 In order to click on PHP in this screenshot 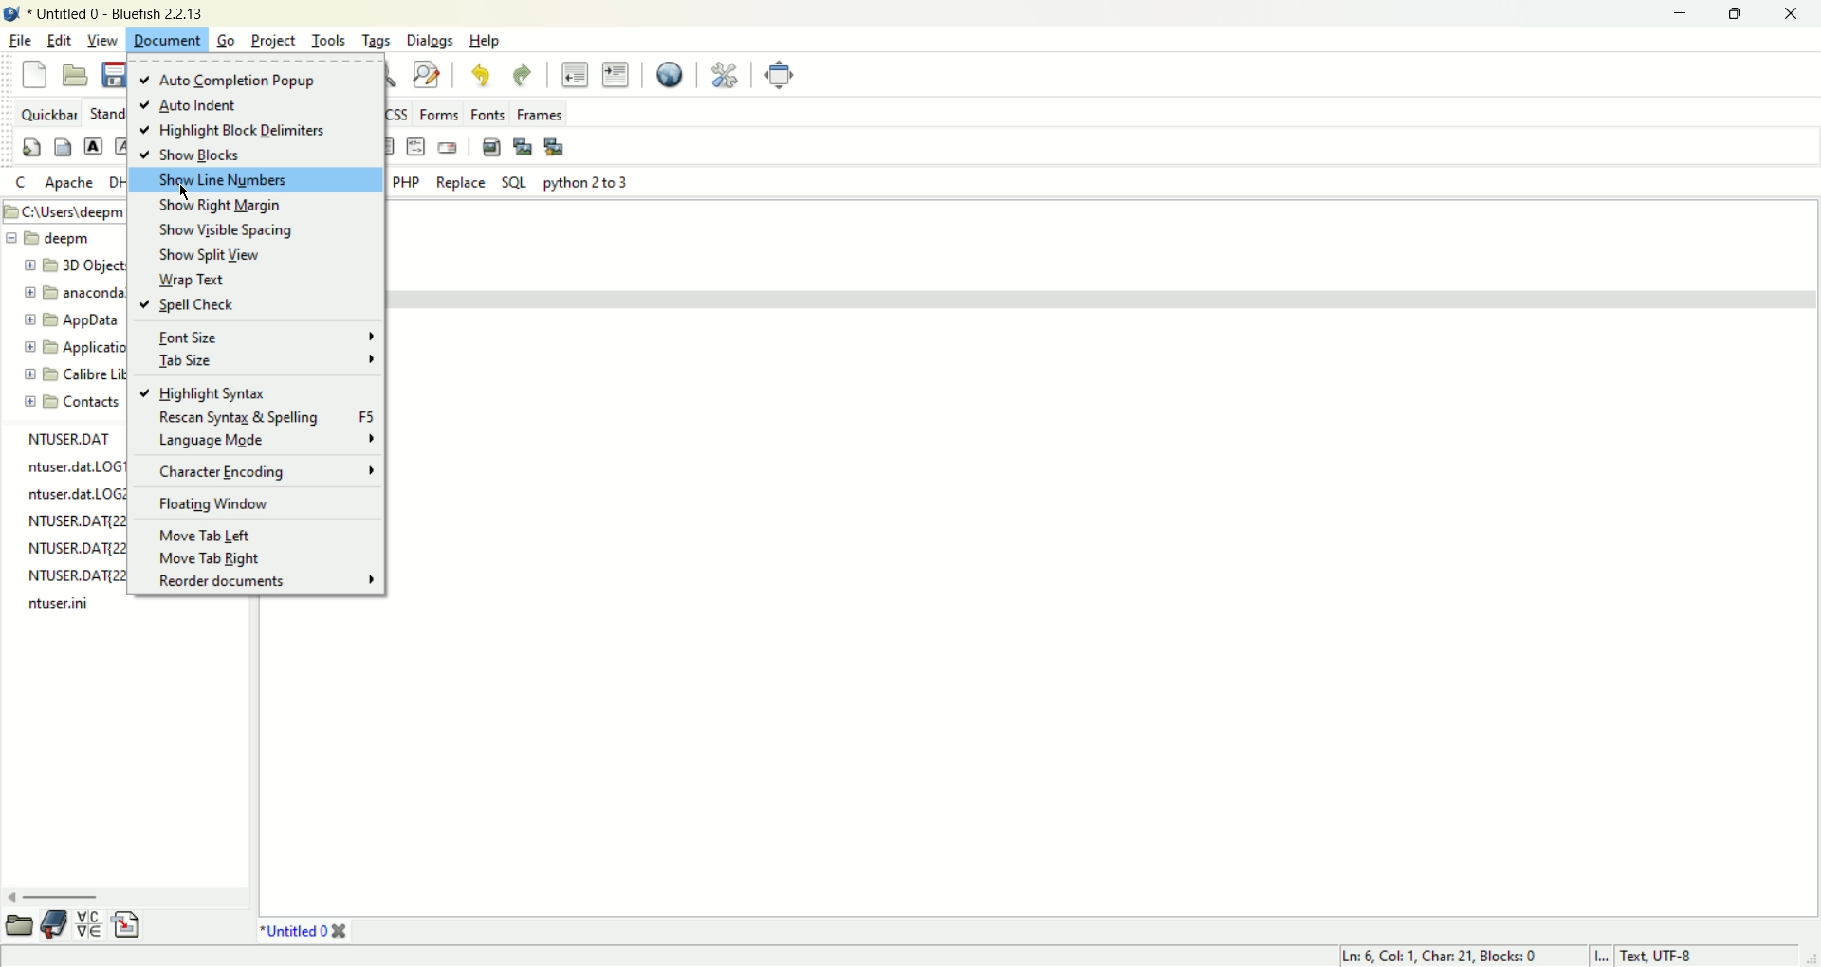, I will do `click(405, 184)`.